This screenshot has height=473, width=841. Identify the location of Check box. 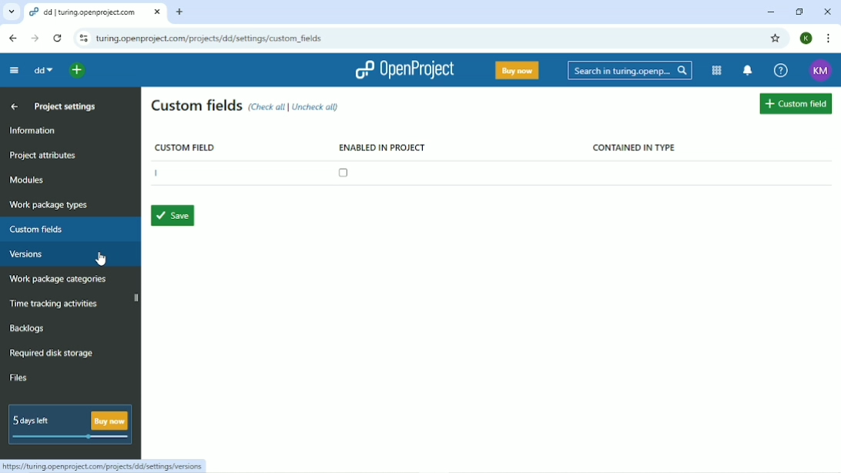
(346, 173).